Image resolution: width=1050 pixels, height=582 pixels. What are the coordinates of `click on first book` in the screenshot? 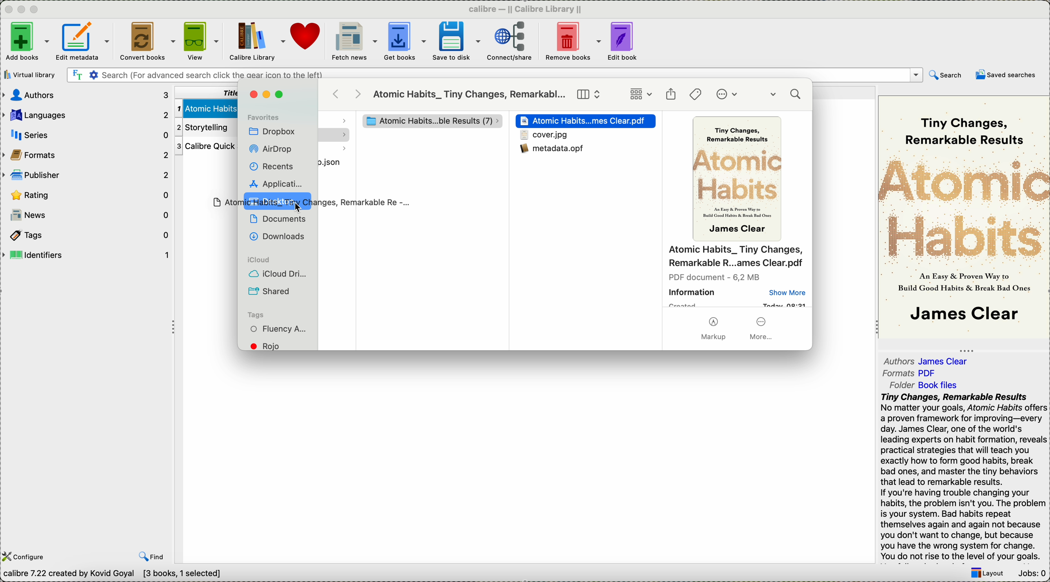 It's located at (205, 107).